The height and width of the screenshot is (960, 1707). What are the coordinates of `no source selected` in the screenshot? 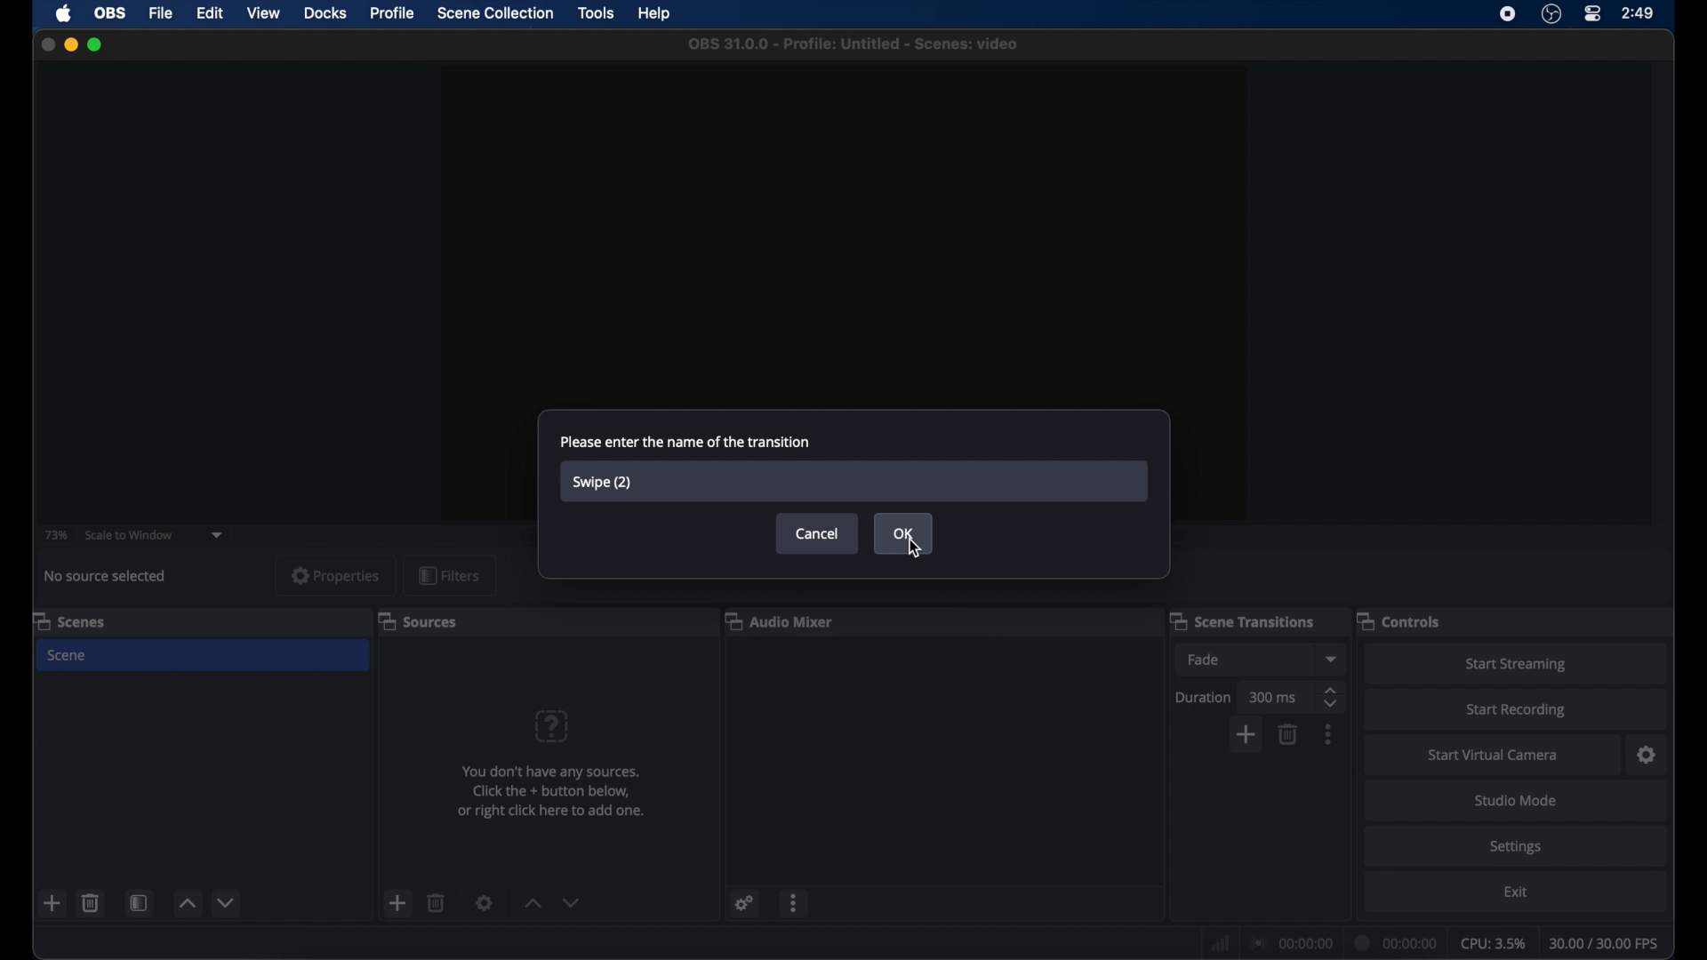 It's located at (107, 575).